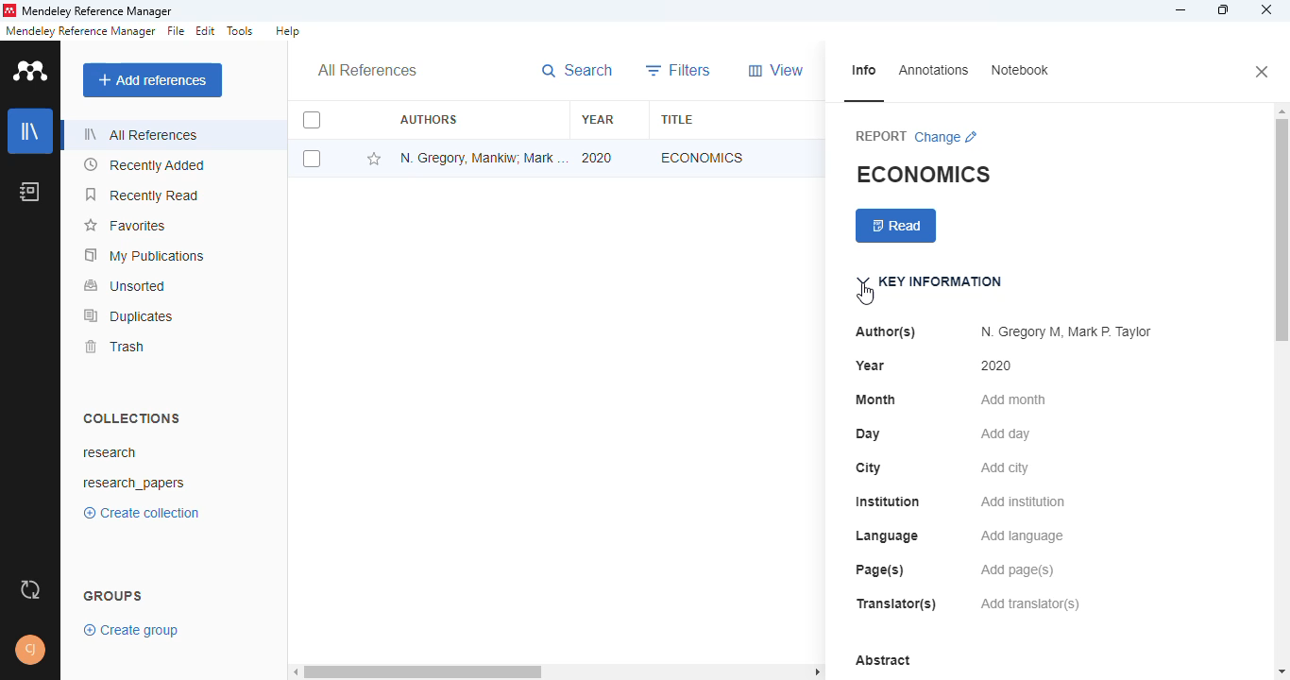 Image resolution: width=1290 pixels, height=680 pixels. Describe the element at coordinates (9, 10) in the screenshot. I see `logo` at that location.